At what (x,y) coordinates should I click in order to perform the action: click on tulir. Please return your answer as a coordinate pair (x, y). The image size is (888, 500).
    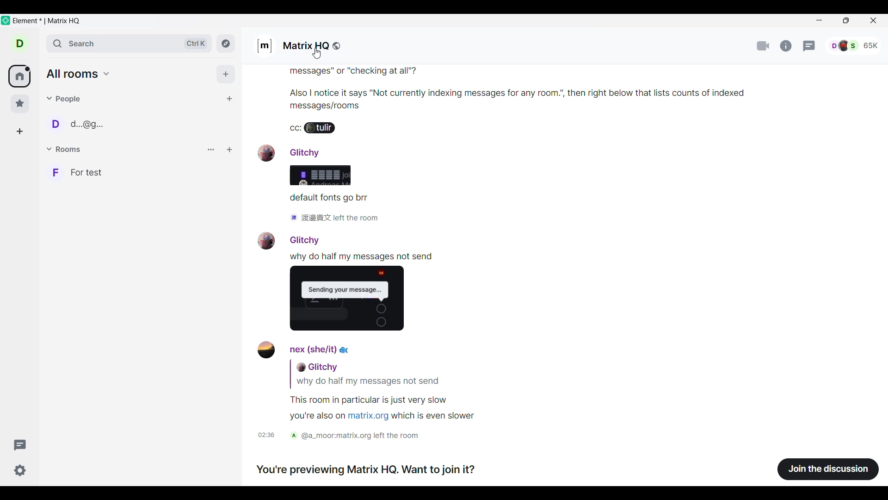
    Looking at the image, I should click on (324, 130).